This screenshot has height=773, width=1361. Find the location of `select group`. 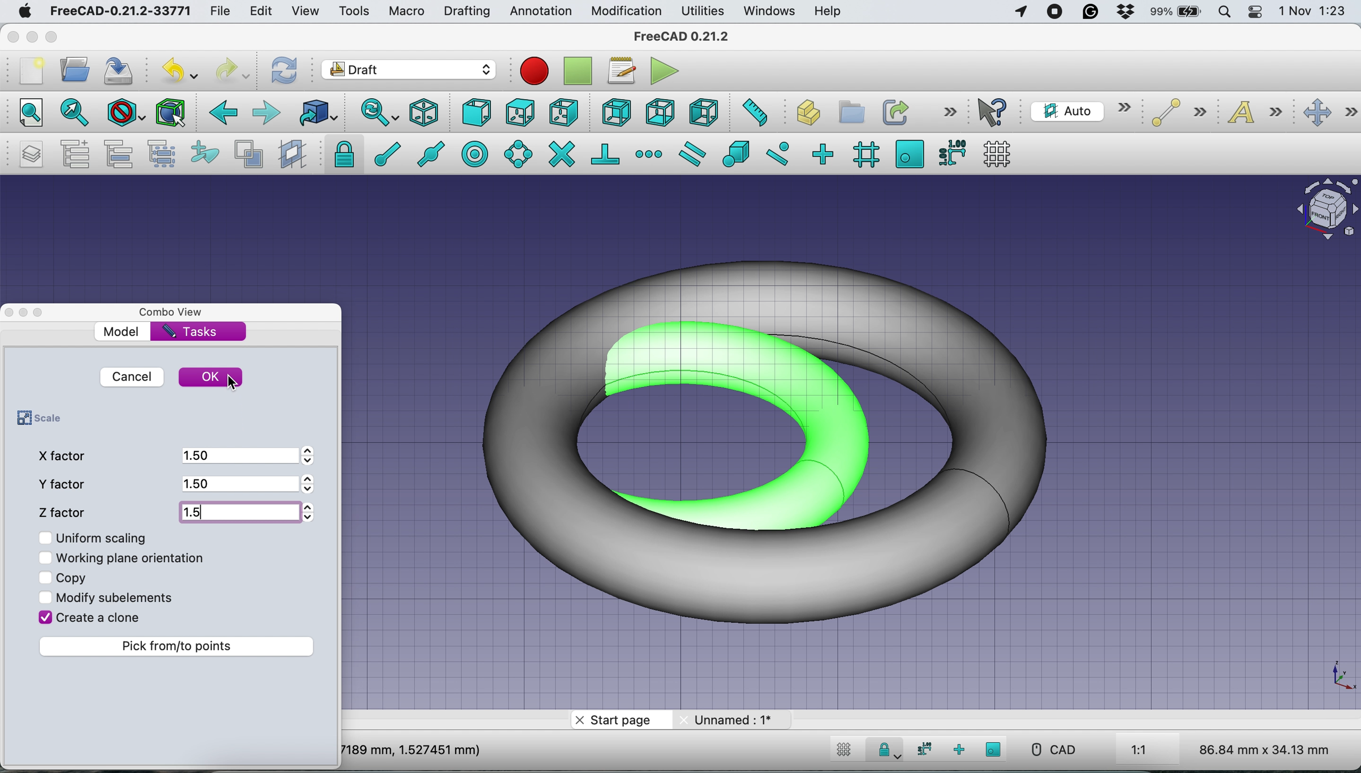

select group is located at coordinates (165, 154).